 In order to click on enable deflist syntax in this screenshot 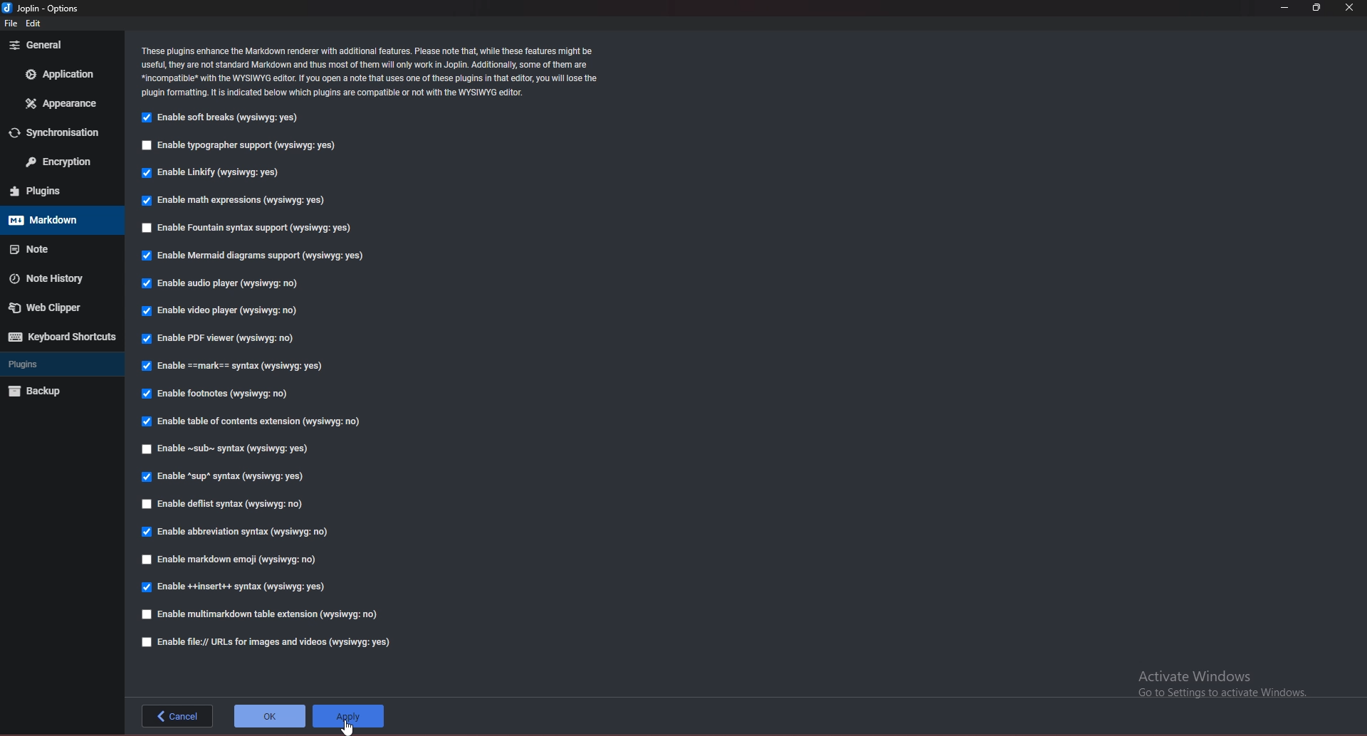, I will do `click(229, 505)`.